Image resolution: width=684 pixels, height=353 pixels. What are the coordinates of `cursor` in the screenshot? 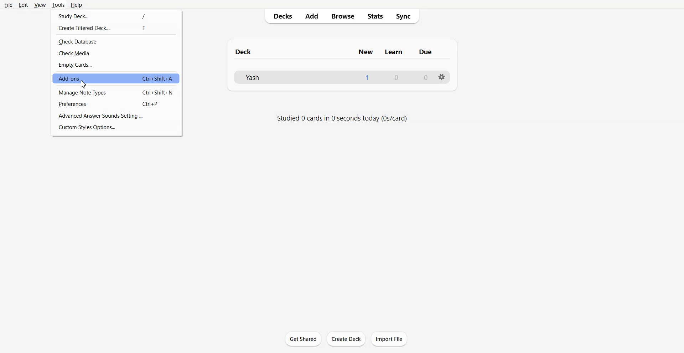 It's located at (83, 84).